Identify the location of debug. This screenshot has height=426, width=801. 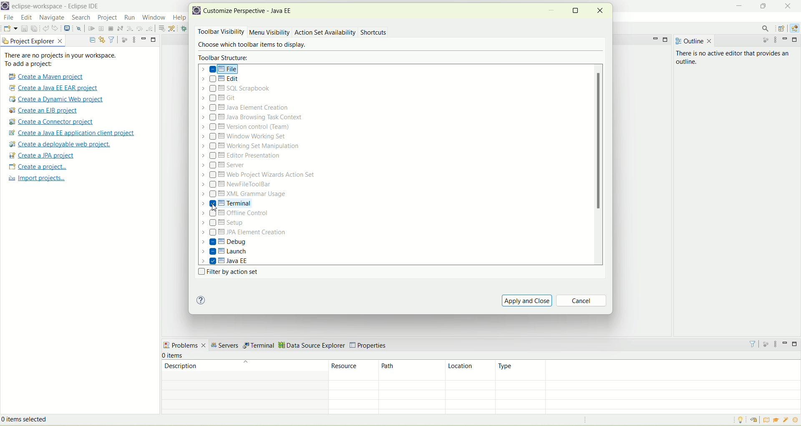
(224, 242).